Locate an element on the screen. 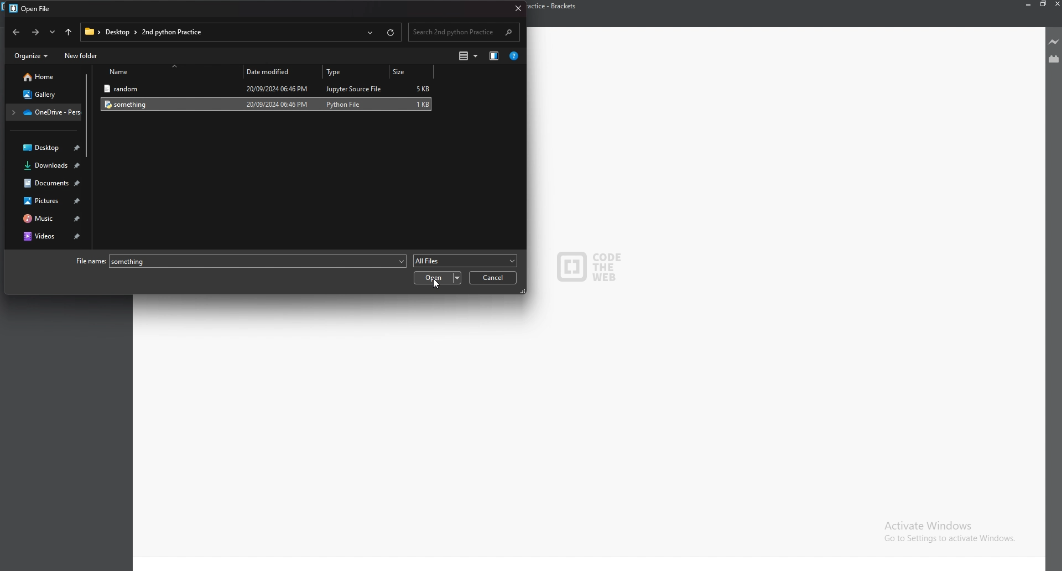 Image resolution: width=1062 pixels, height=571 pixels. resize is located at coordinates (1043, 4).